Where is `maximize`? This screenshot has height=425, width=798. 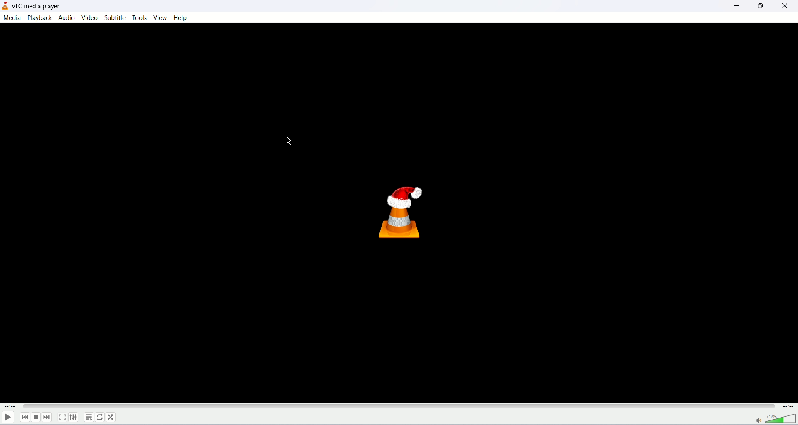 maximize is located at coordinates (759, 8).